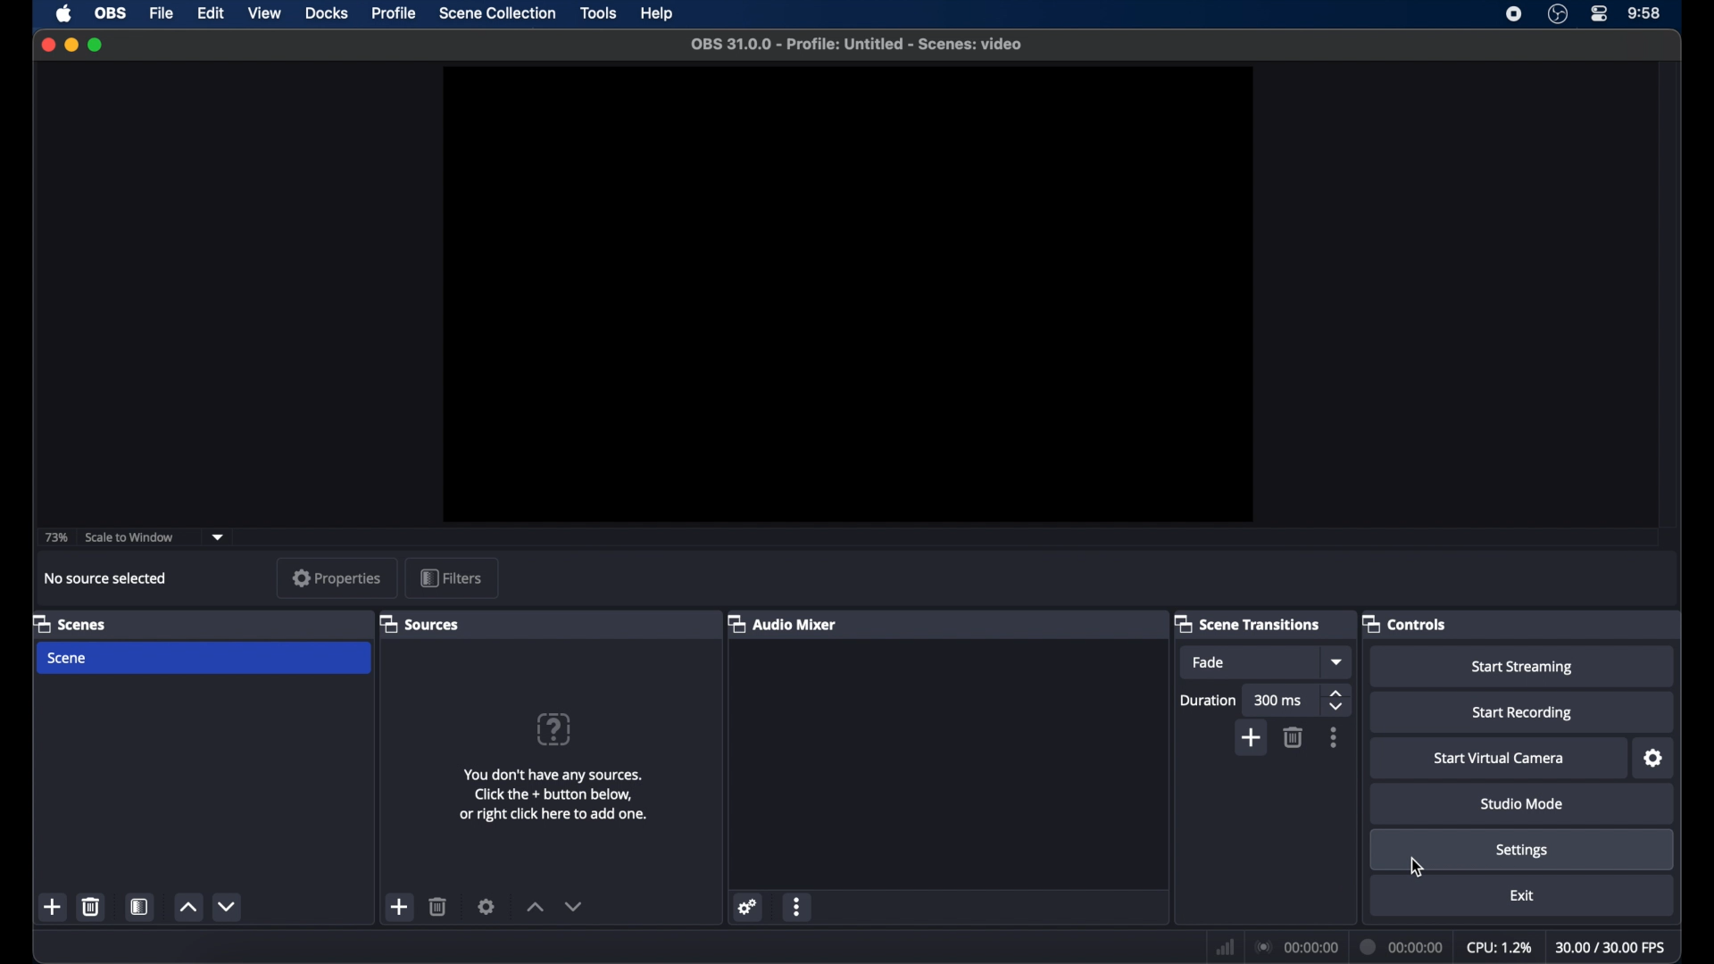 This screenshot has width=1714, height=964. Describe the element at coordinates (211, 14) in the screenshot. I see `edit` at that location.